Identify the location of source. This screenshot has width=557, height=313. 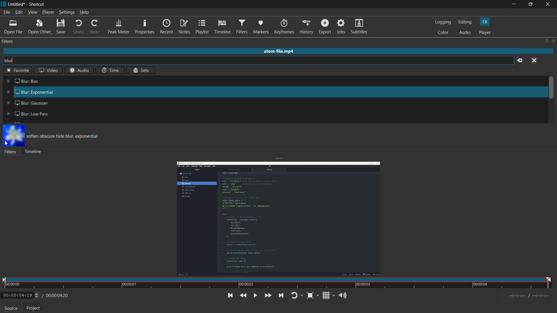
(11, 308).